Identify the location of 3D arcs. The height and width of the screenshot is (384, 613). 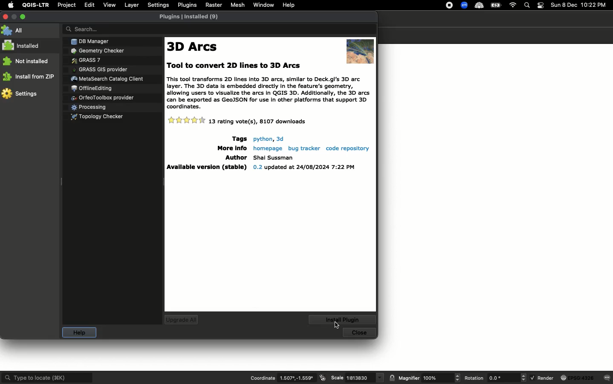
(194, 47).